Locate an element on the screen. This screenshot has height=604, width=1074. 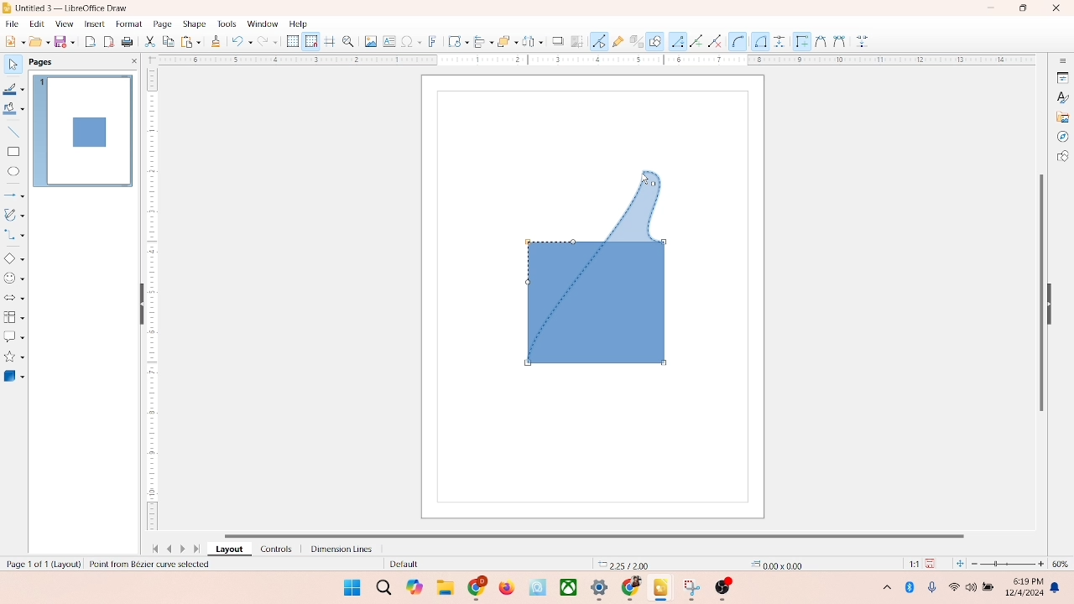
previous page is located at coordinates (169, 549).